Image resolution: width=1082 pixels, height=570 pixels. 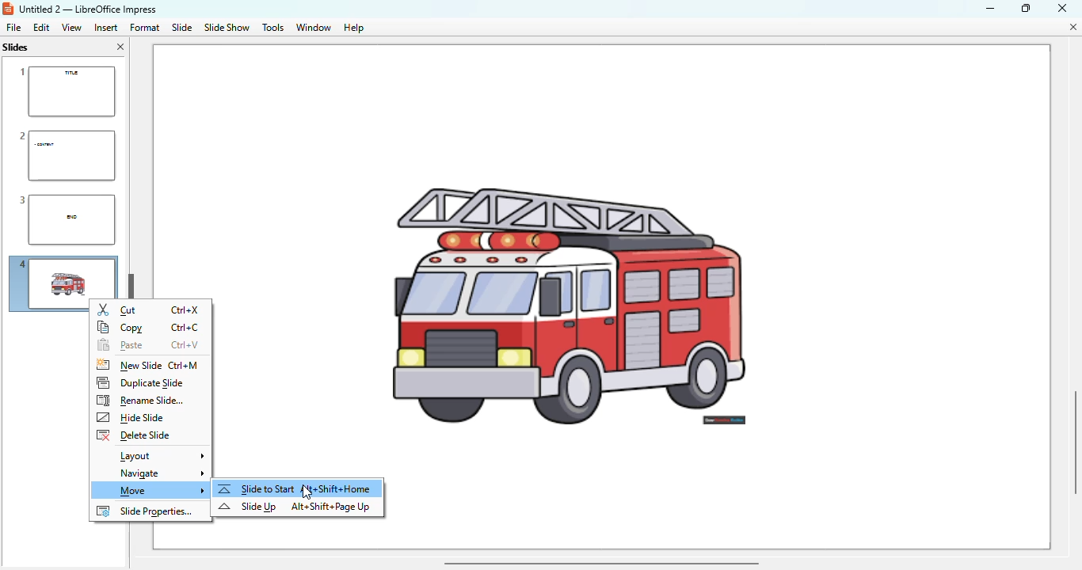 What do you see at coordinates (133, 435) in the screenshot?
I see `delete slide` at bounding box center [133, 435].